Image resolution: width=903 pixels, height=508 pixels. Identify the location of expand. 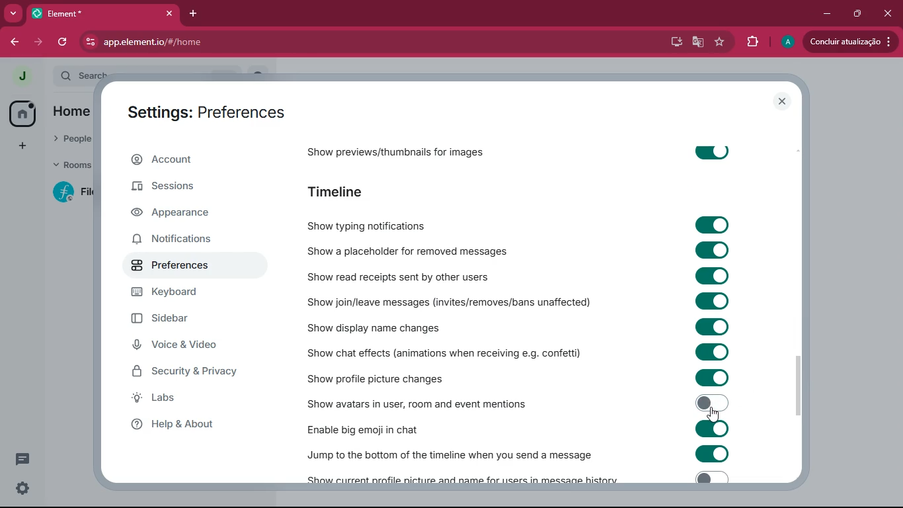
(45, 77).